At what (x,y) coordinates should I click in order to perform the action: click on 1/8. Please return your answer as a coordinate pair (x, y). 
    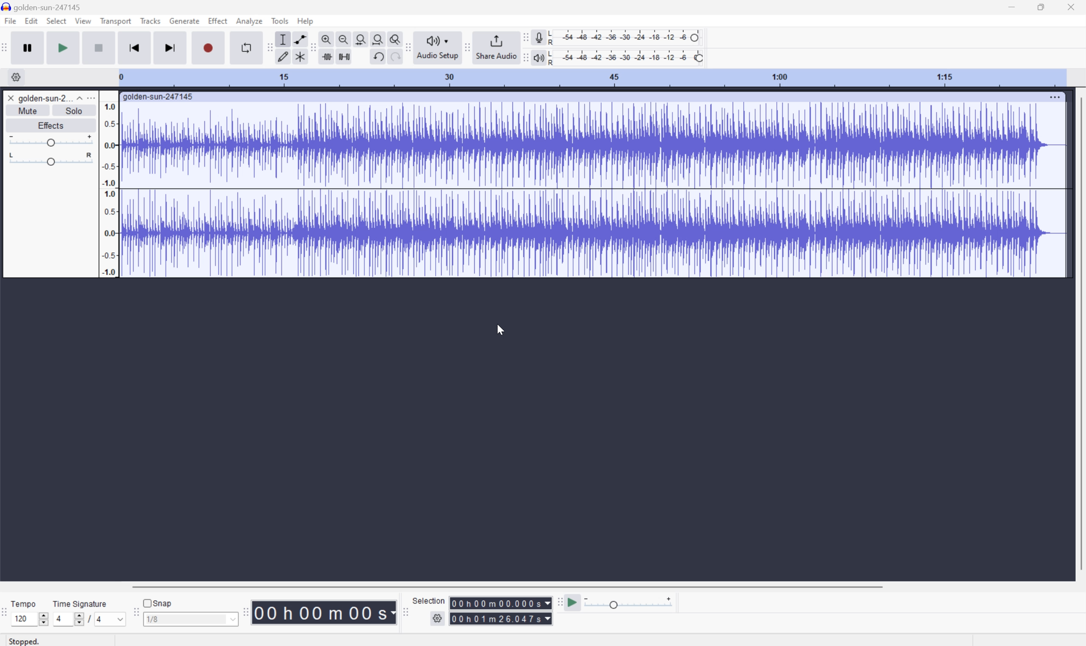
    Looking at the image, I should click on (190, 618).